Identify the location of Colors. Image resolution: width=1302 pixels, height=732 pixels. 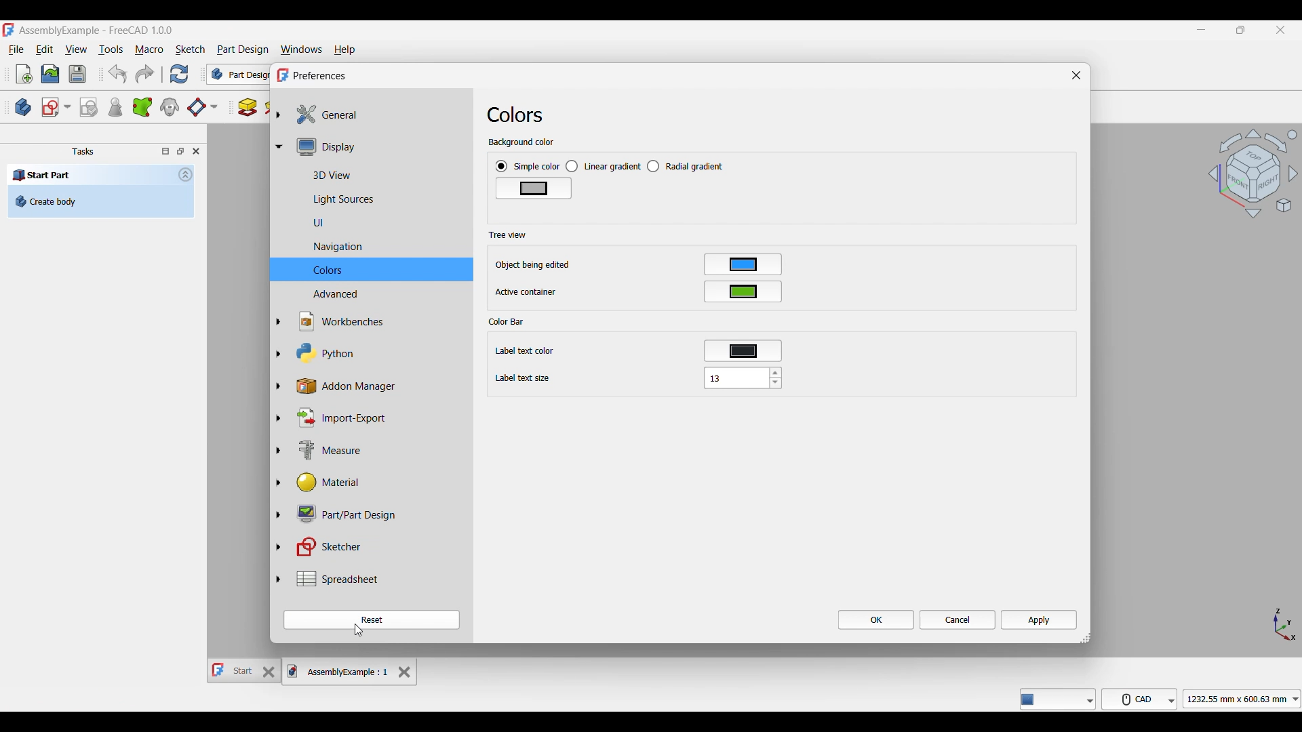
(521, 115).